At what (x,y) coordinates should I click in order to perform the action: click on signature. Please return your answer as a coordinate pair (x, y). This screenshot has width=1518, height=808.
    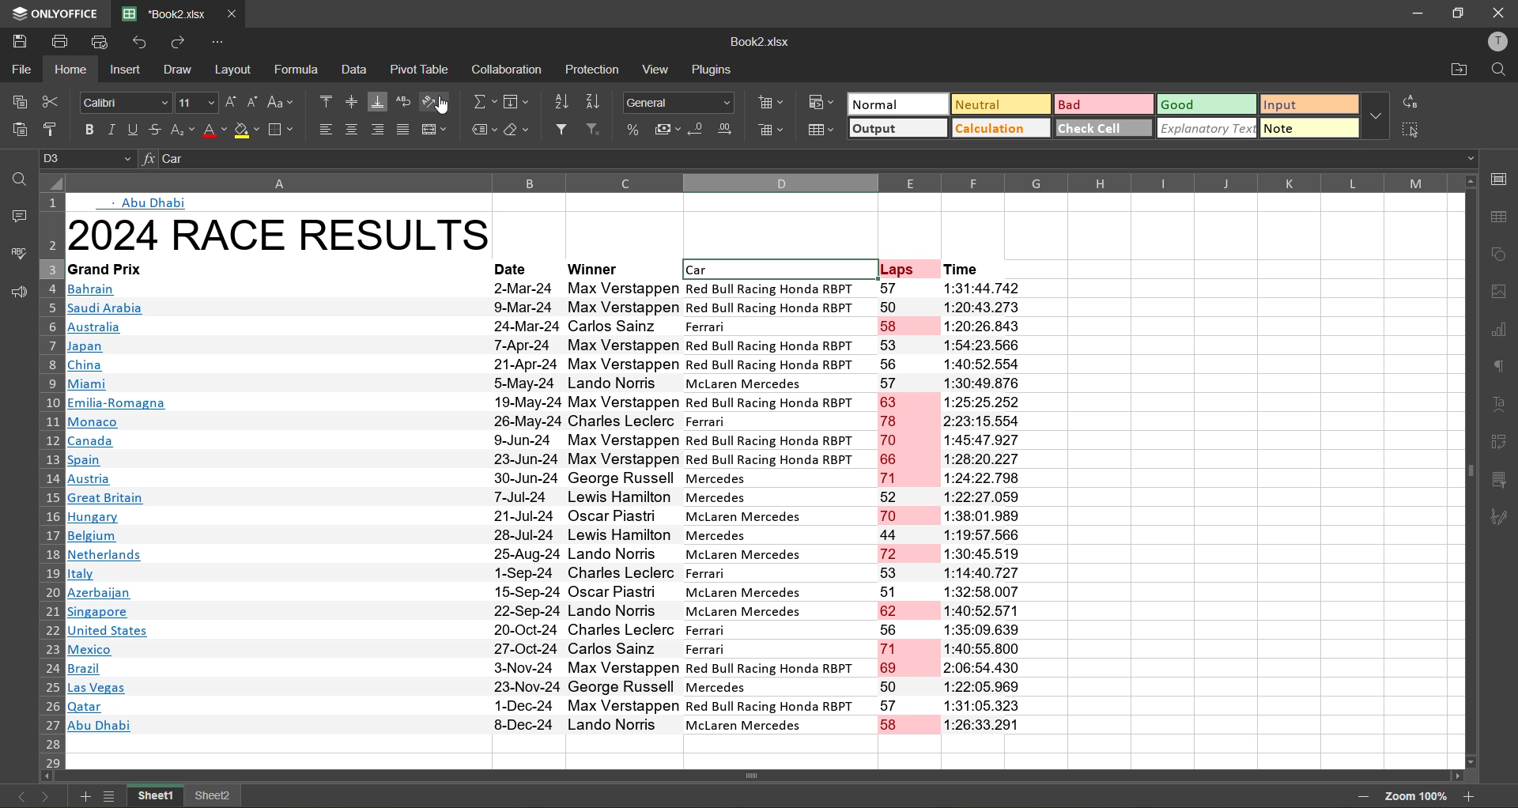
    Looking at the image, I should click on (1497, 519).